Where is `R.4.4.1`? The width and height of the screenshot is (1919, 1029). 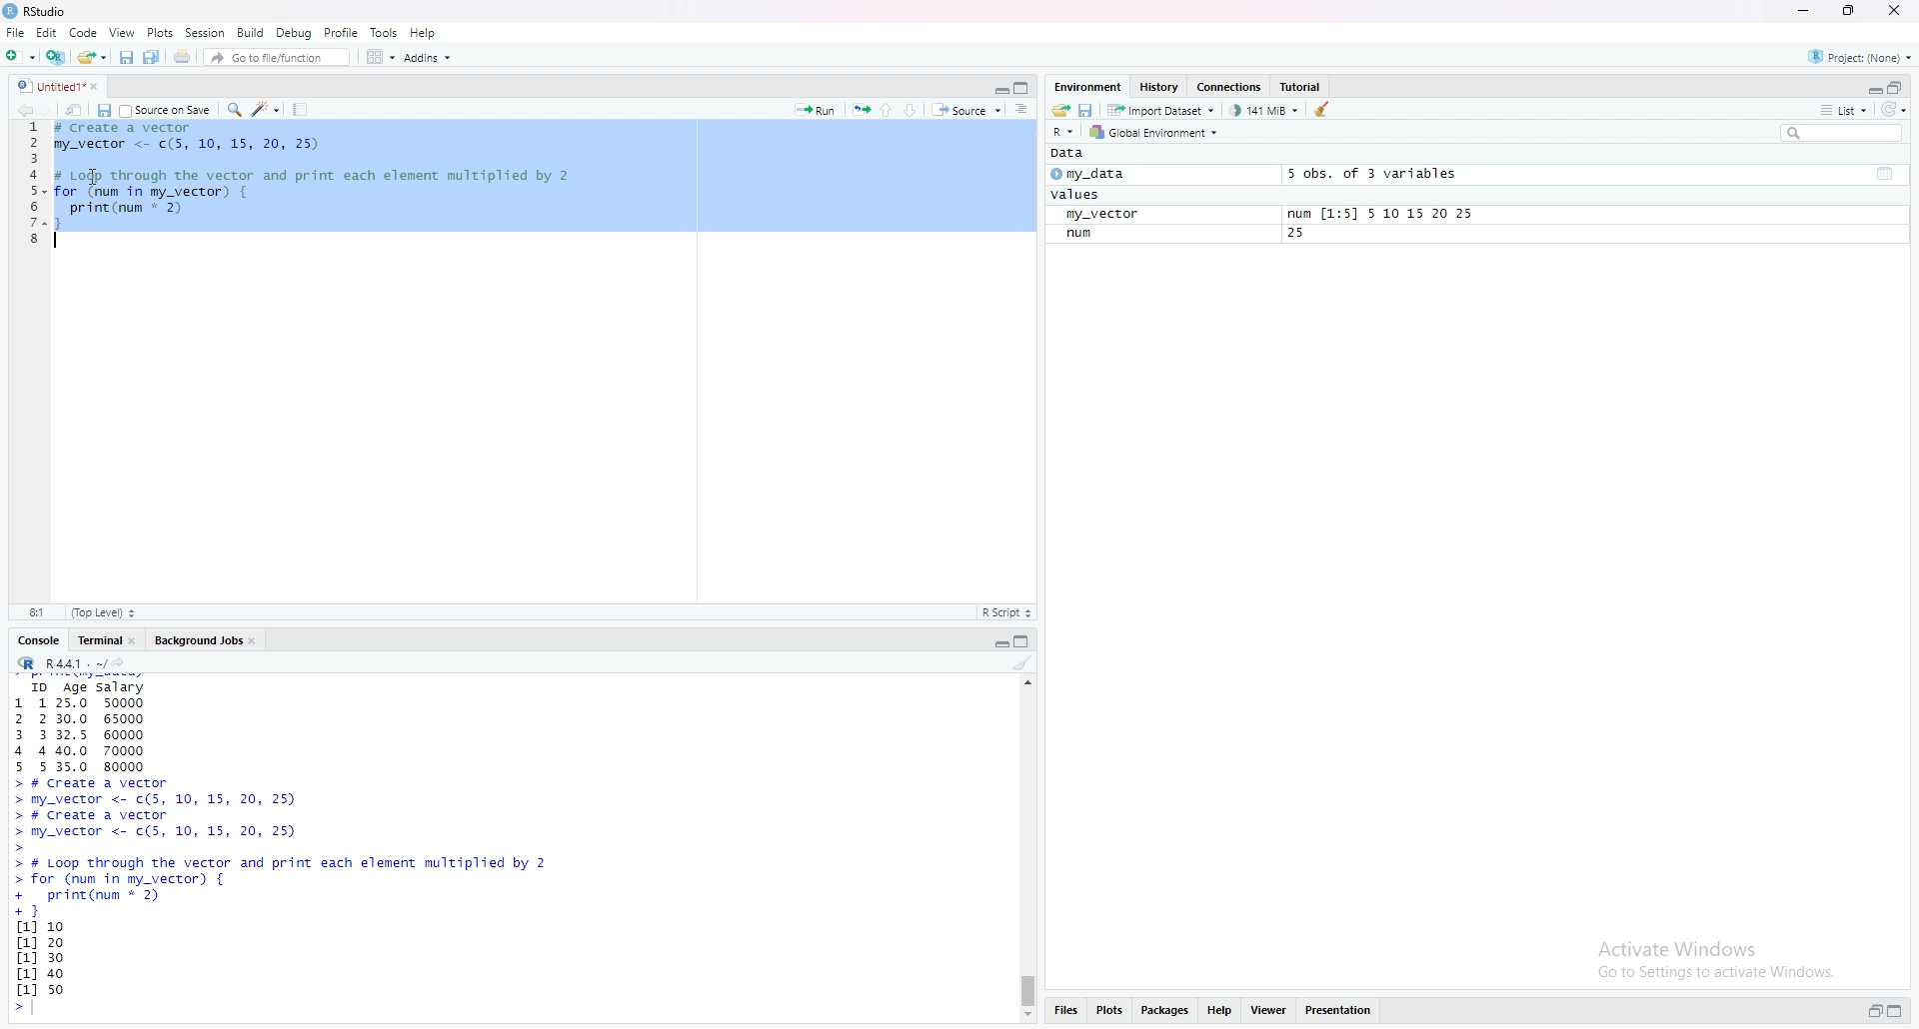 R.4.4.1 is located at coordinates (57, 662).